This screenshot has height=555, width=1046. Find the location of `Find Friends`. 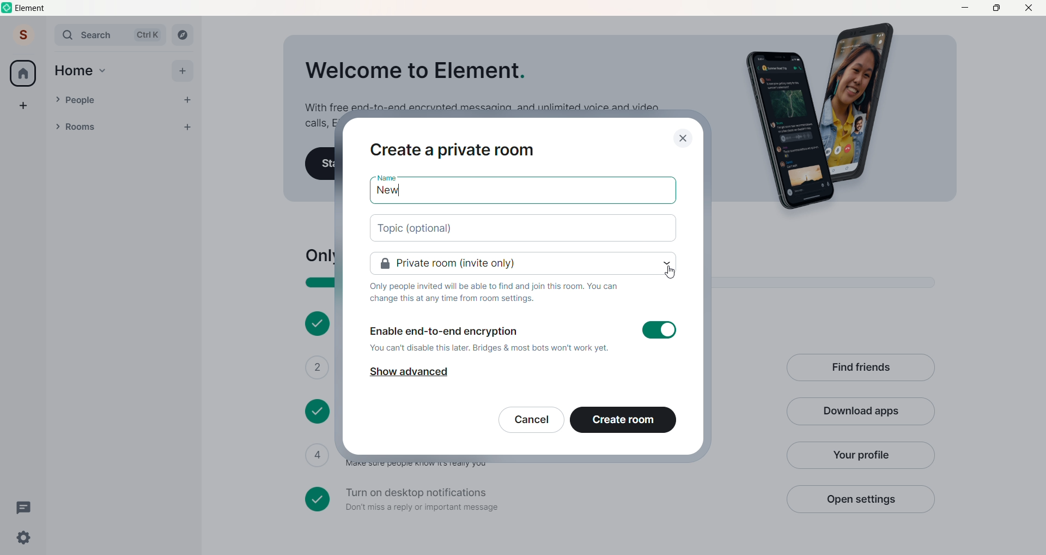

Find Friends is located at coordinates (860, 369).